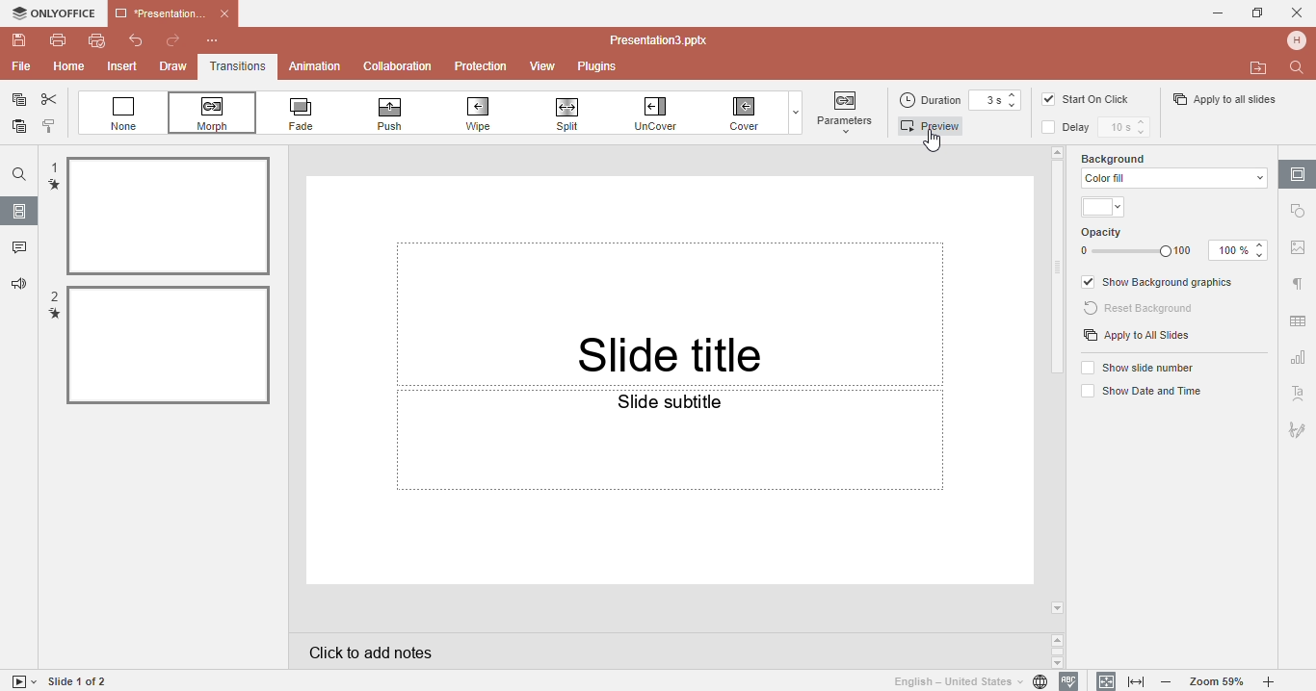 The height and width of the screenshot is (691, 1316). I want to click on Background, so click(1129, 157).